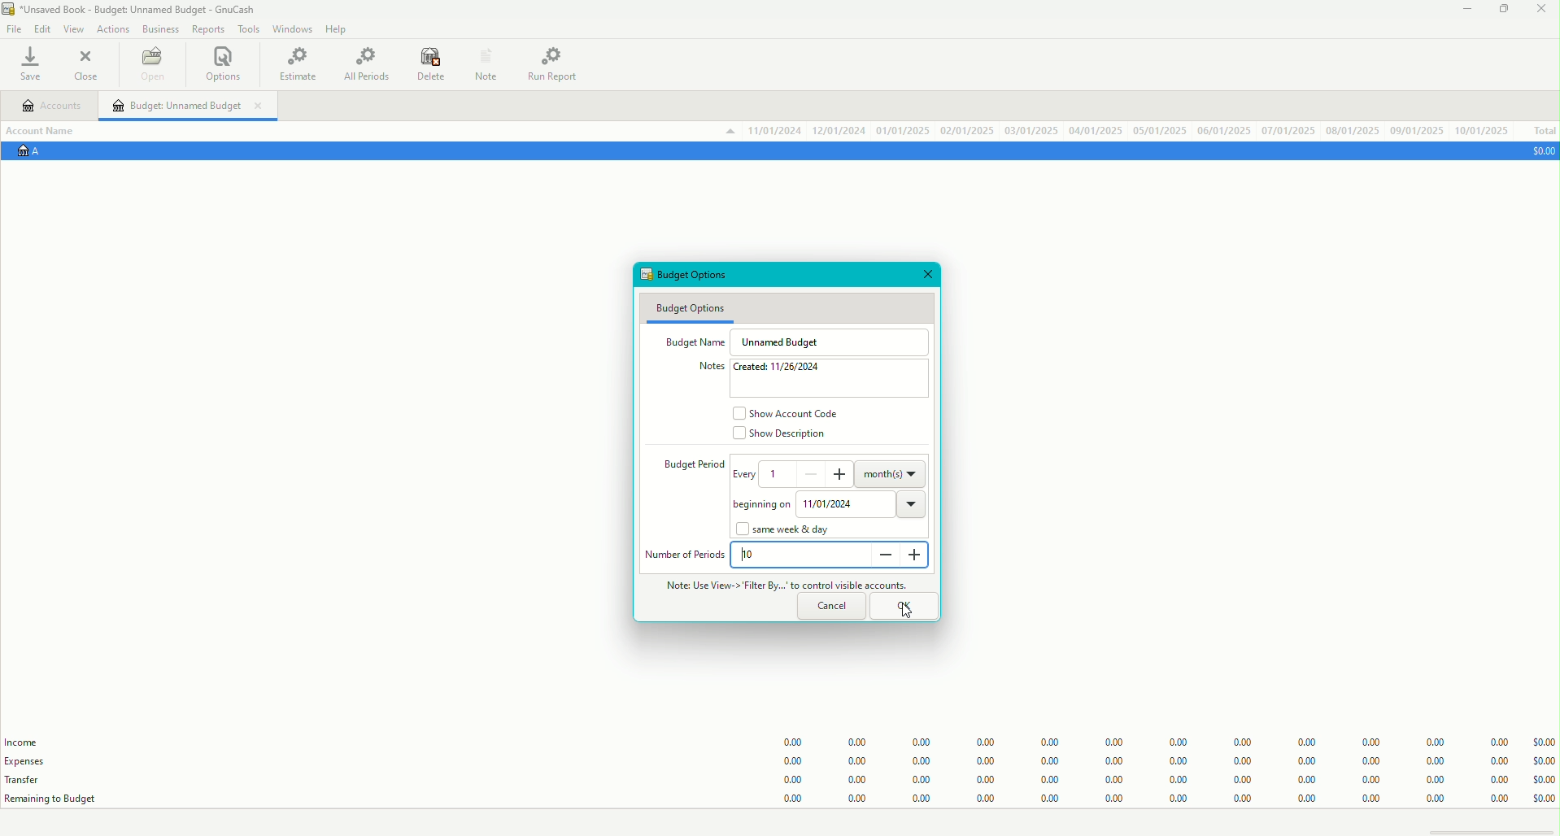  I want to click on Budget period, so click(685, 466).